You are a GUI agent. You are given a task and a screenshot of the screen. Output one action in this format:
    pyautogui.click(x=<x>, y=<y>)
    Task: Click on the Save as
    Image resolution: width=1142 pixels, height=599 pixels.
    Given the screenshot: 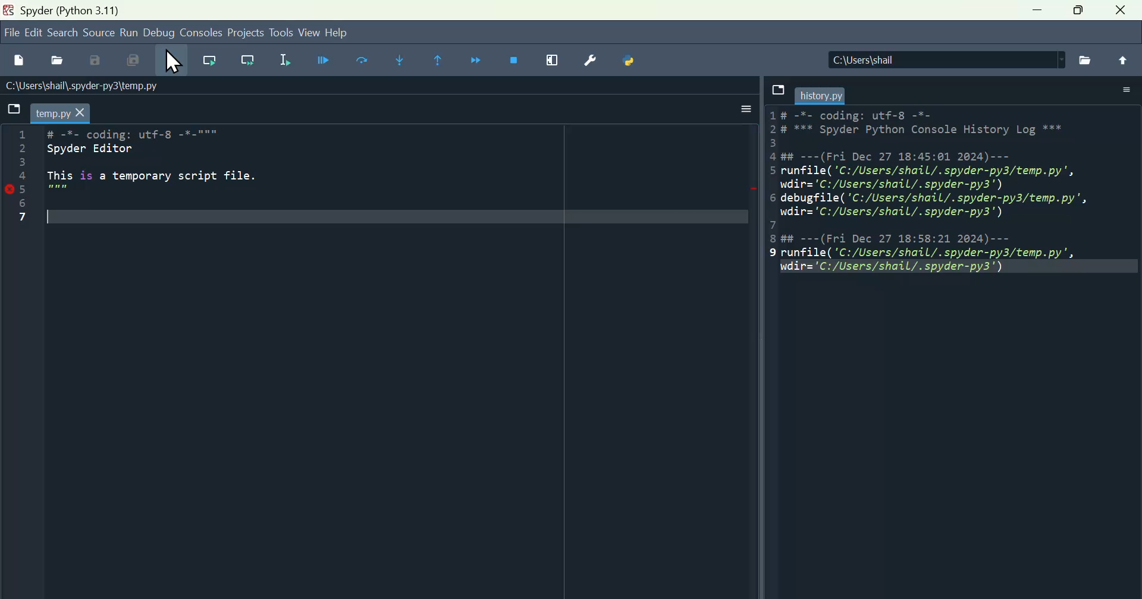 What is the action you would take?
    pyautogui.click(x=97, y=63)
    